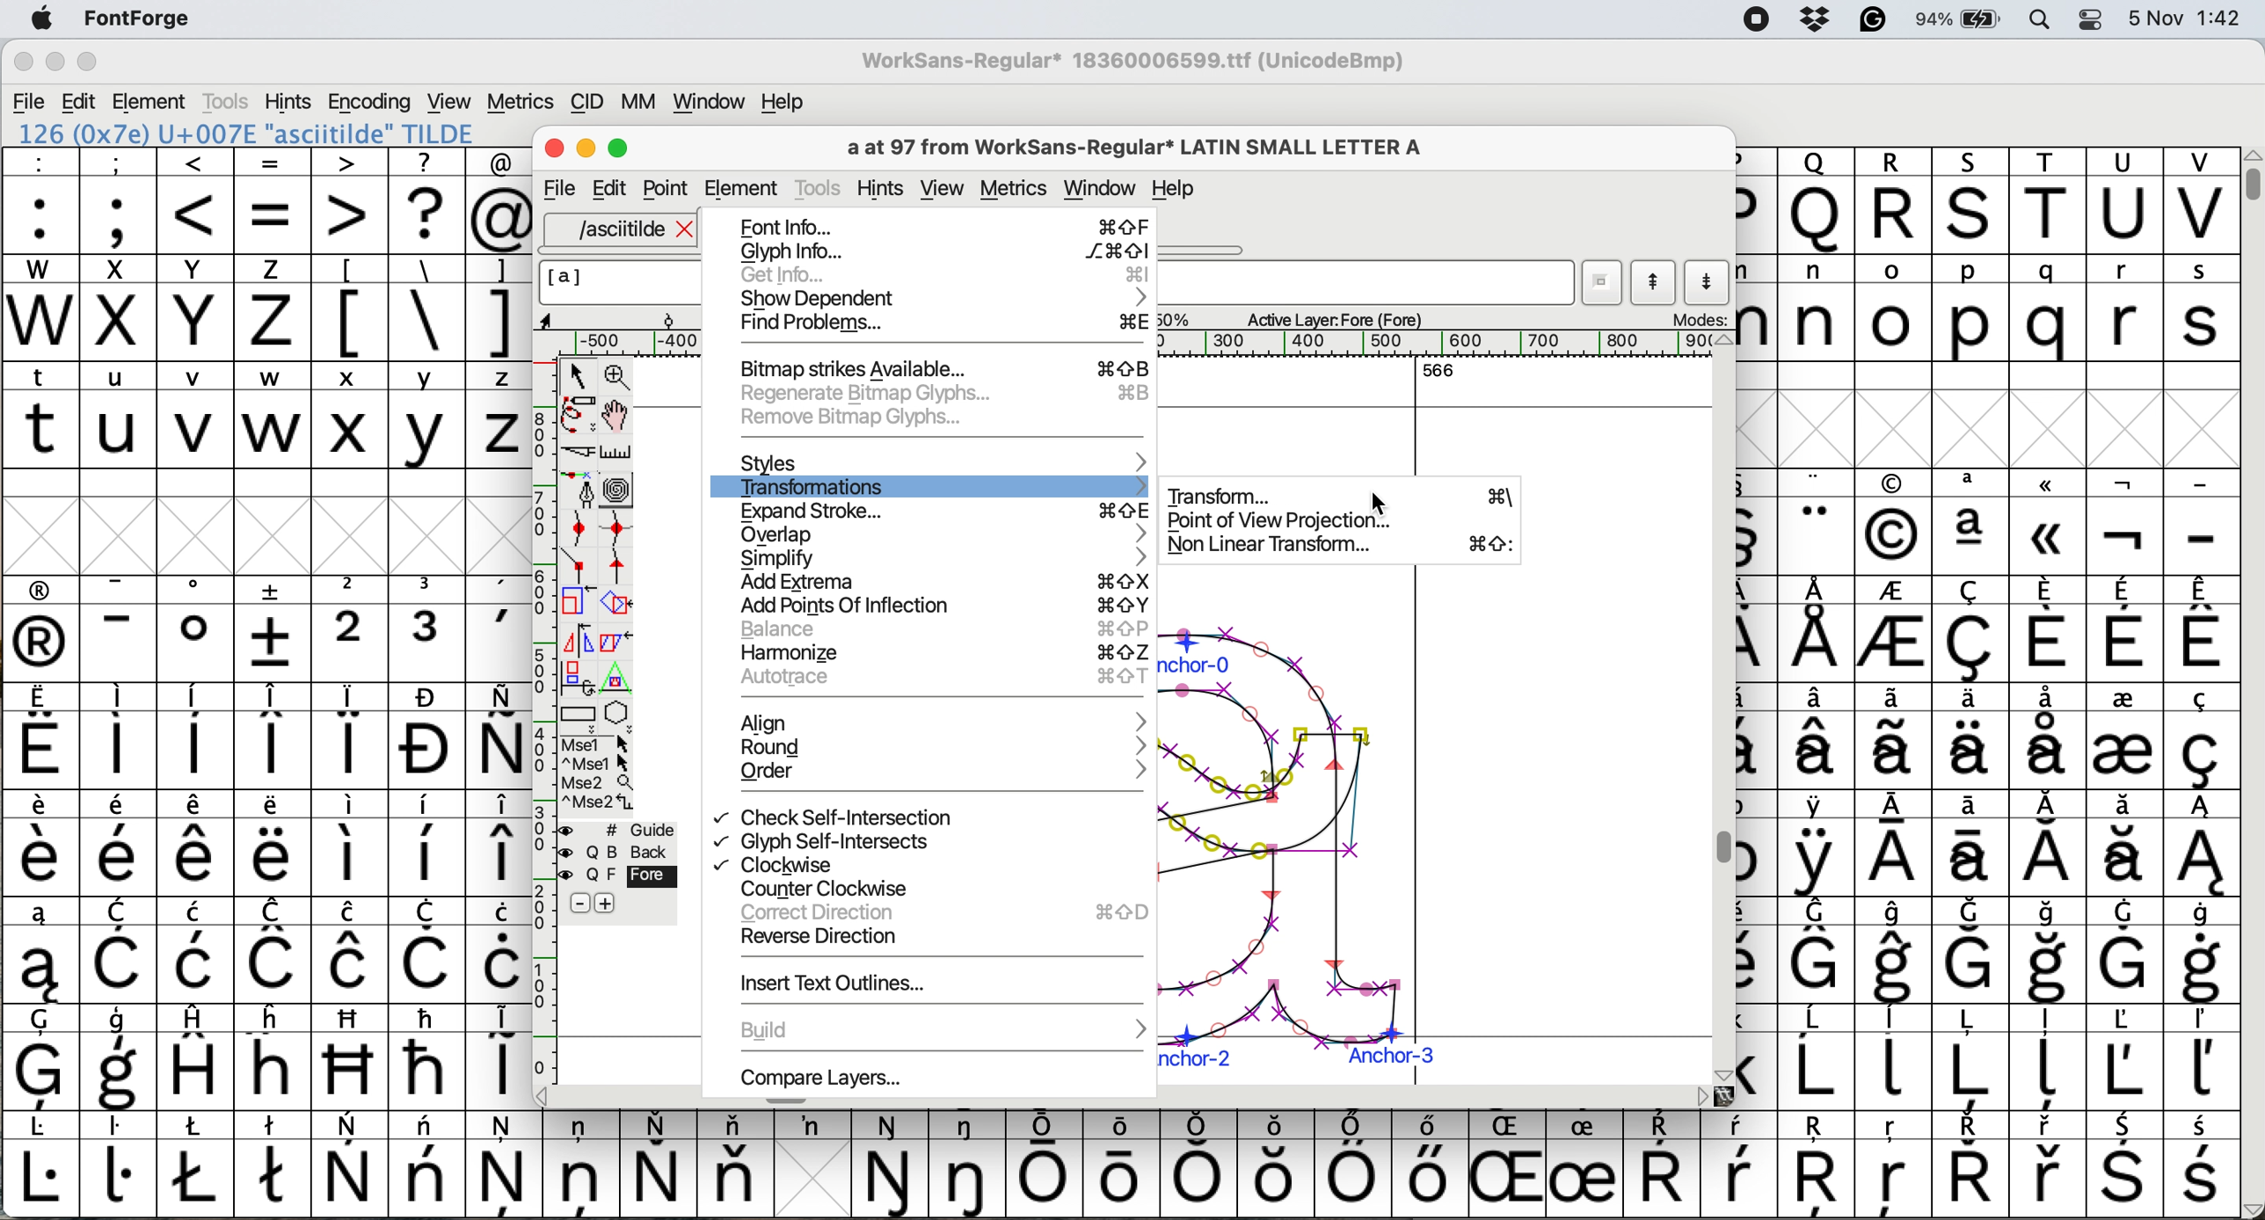  I want to click on , so click(1511, 1164).